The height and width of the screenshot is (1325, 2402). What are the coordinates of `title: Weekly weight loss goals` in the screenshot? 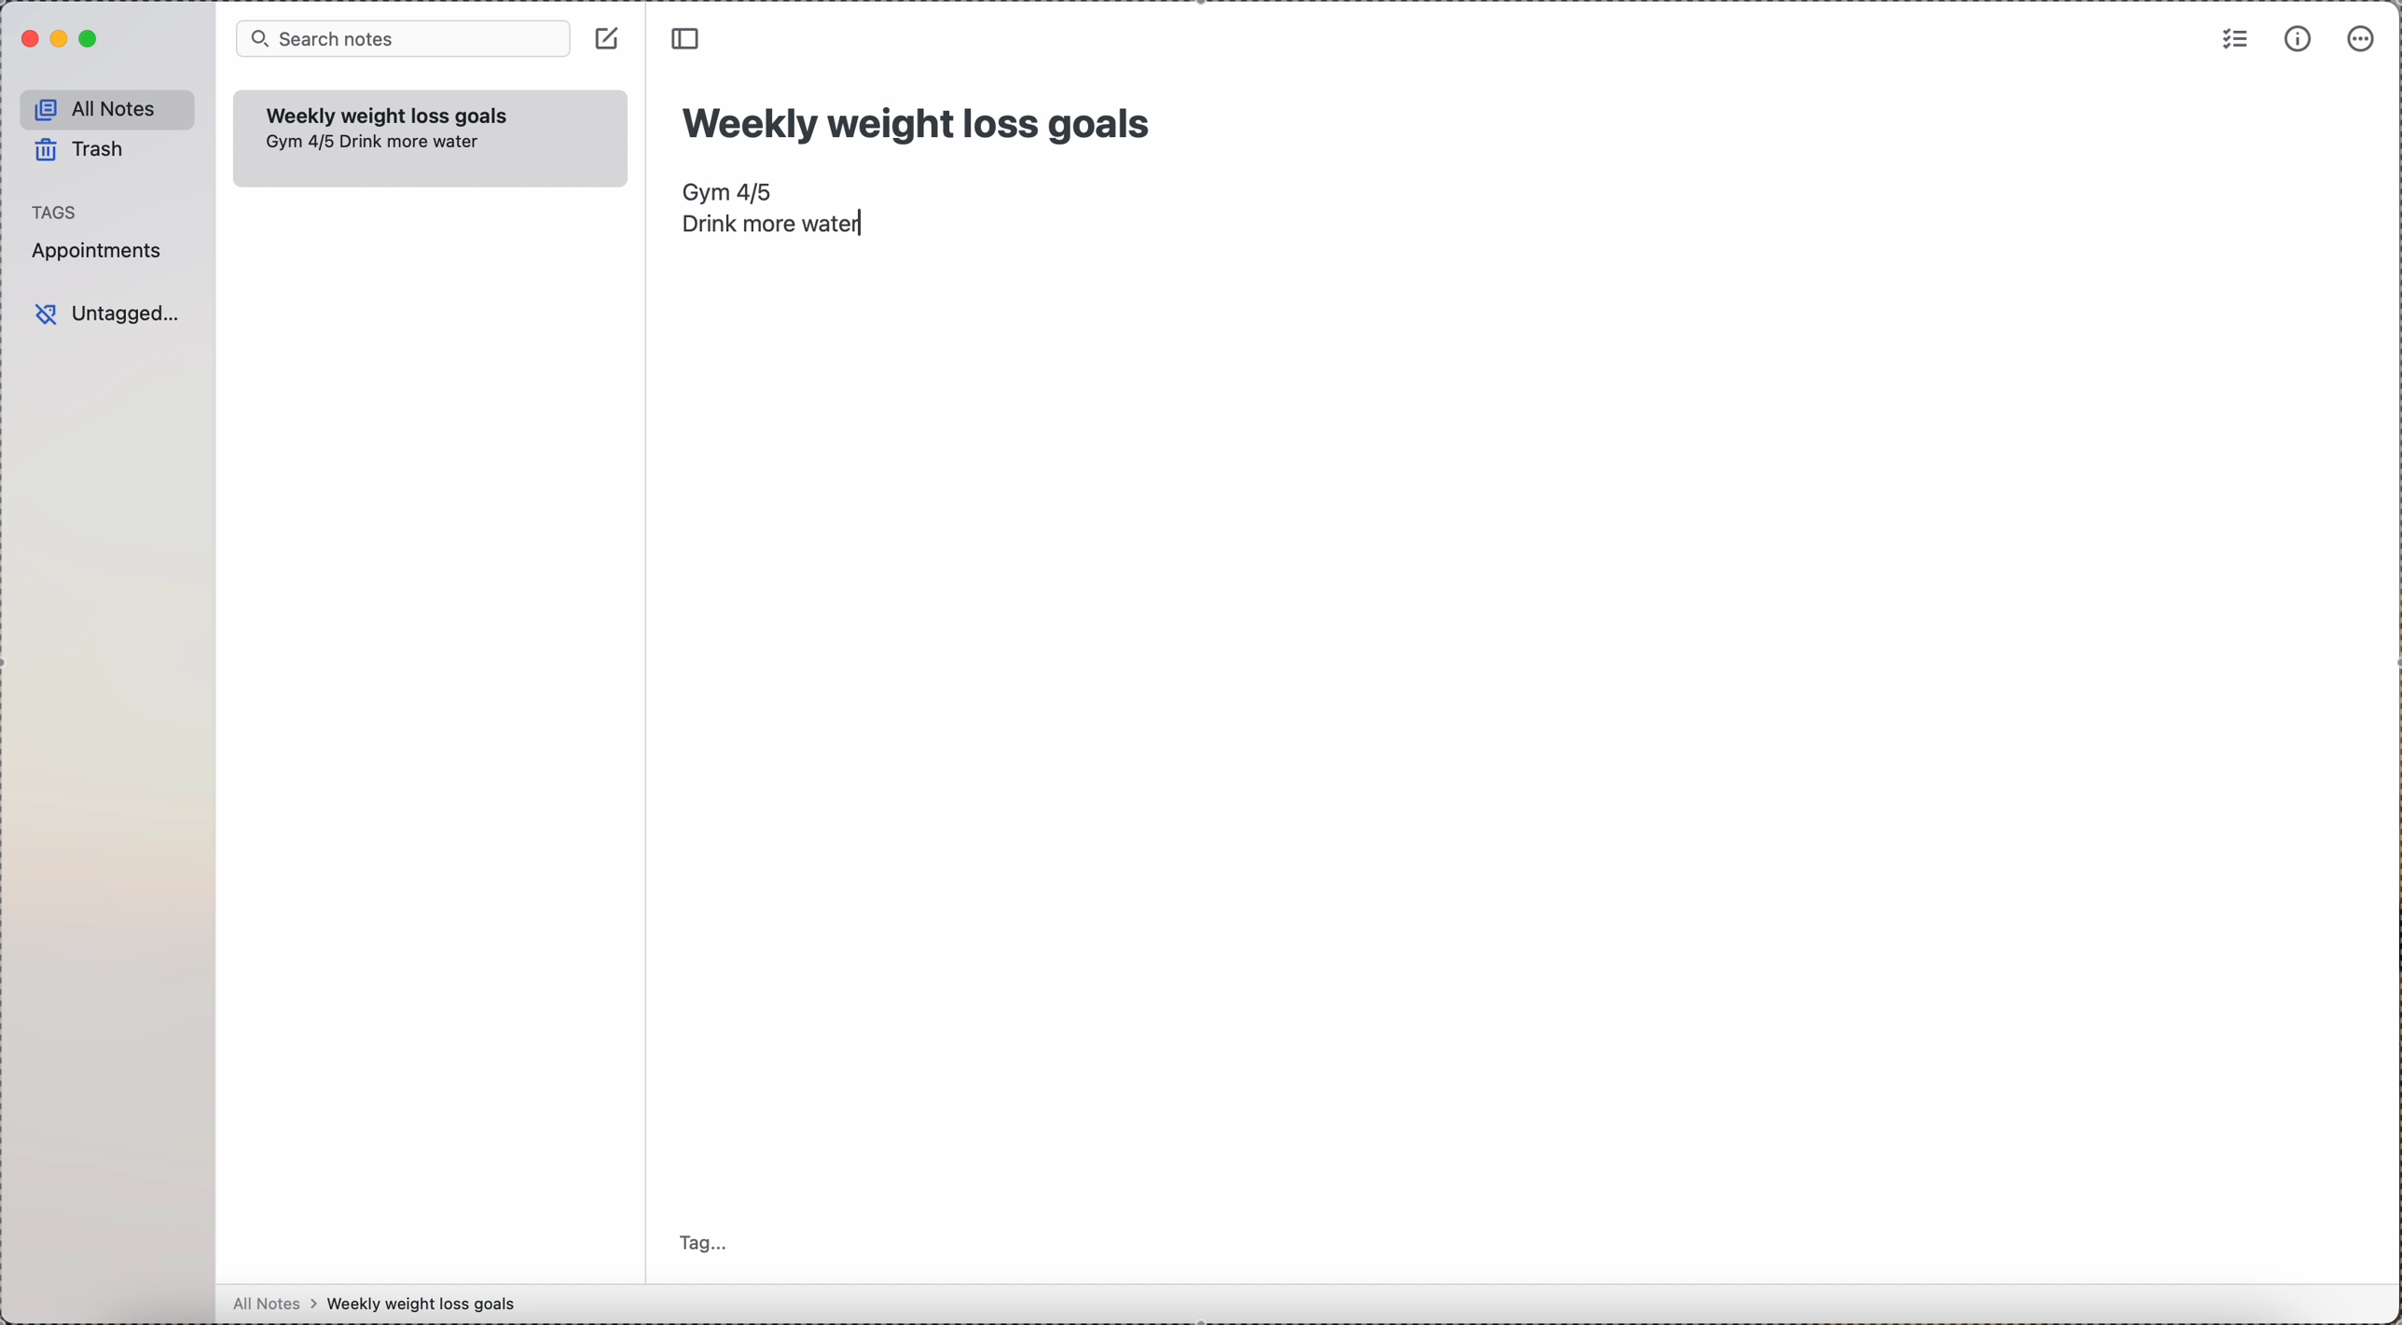 It's located at (921, 118).